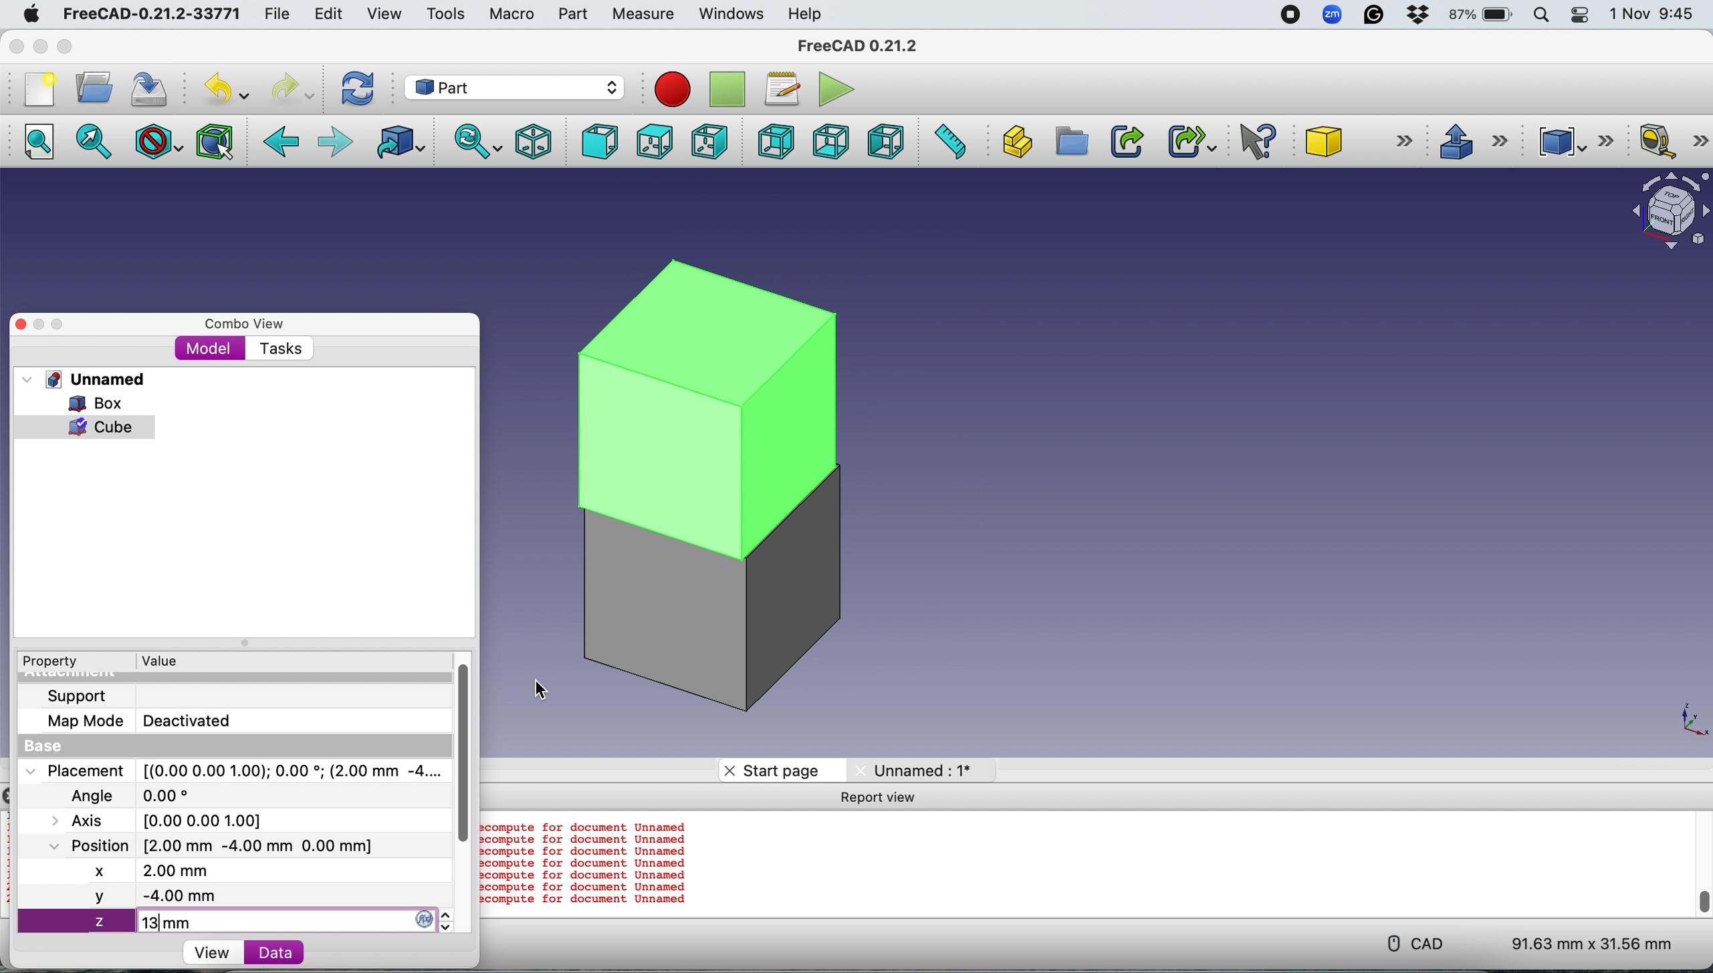 The width and height of the screenshot is (1713, 973). Describe the element at coordinates (512, 15) in the screenshot. I see `Macro` at that location.